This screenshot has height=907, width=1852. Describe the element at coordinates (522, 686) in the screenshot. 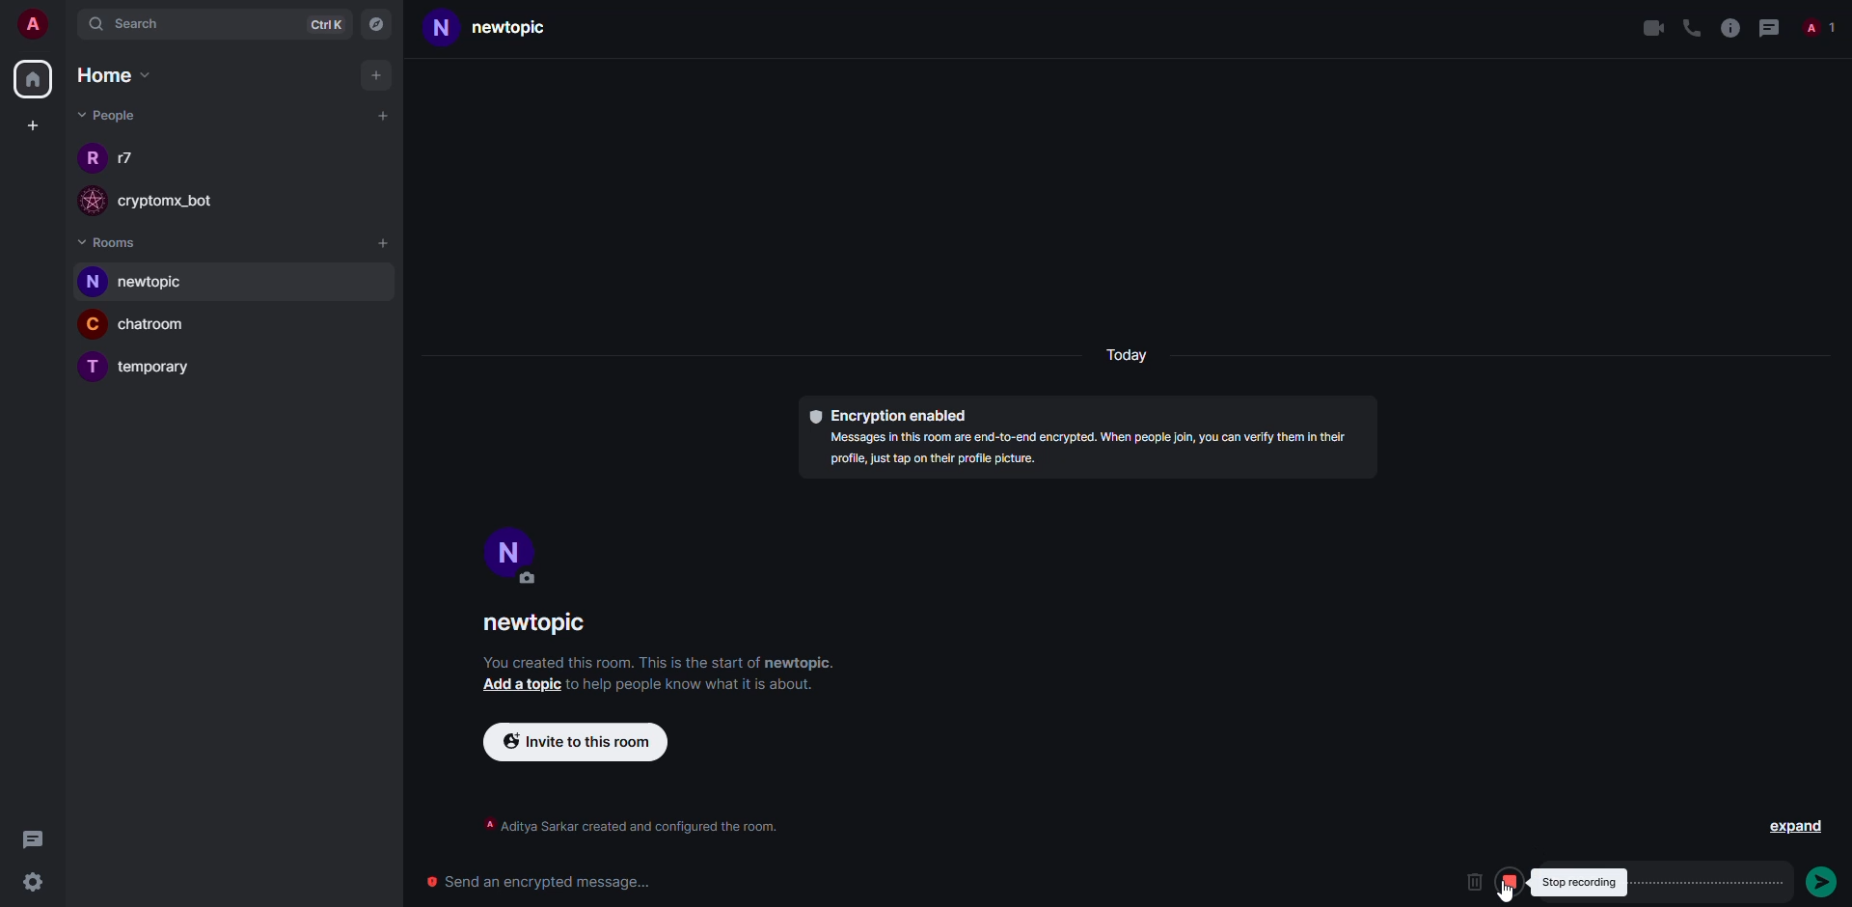

I see `add topic` at that location.